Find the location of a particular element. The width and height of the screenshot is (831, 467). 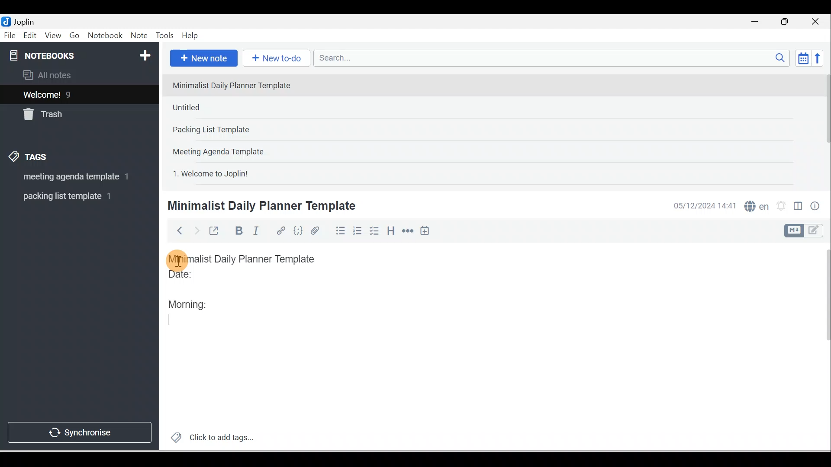

All notes is located at coordinates (78, 75).